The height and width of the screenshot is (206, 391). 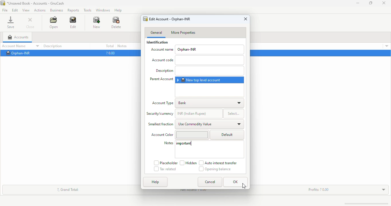 I want to click on description, so click(x=53, y=46).